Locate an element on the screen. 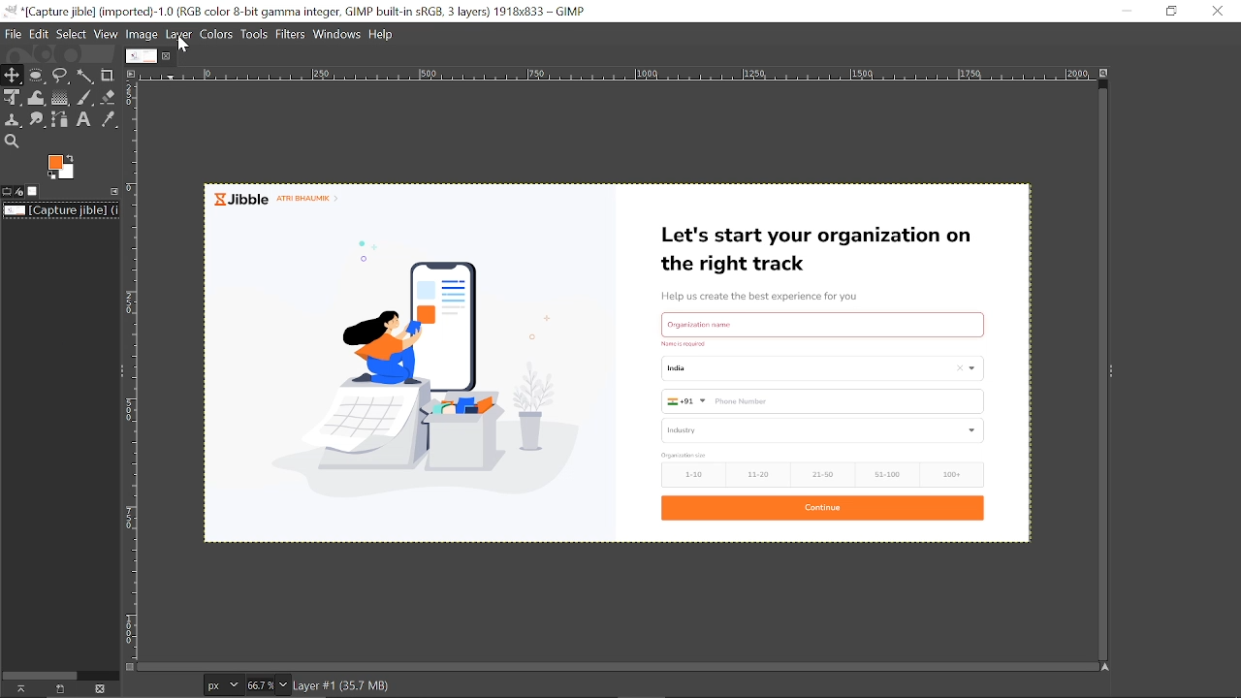  Crop tool is located at coordinates (108, 75).